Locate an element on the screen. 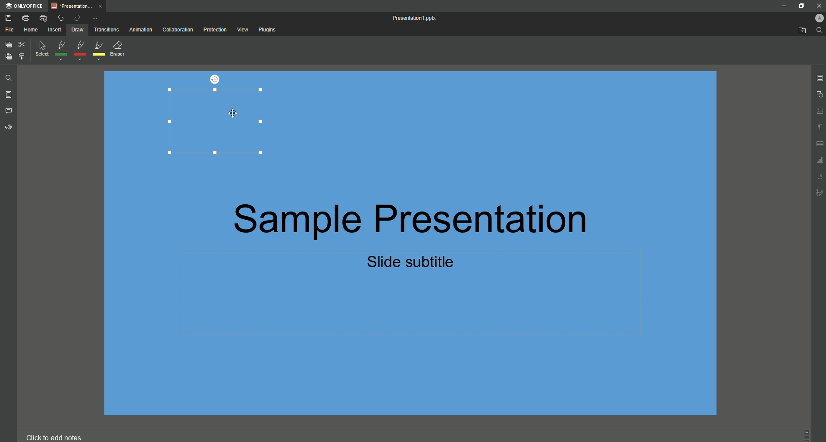 This screenshot has height=442, width=826. Shape Settings is located at coordinates (818, 94).